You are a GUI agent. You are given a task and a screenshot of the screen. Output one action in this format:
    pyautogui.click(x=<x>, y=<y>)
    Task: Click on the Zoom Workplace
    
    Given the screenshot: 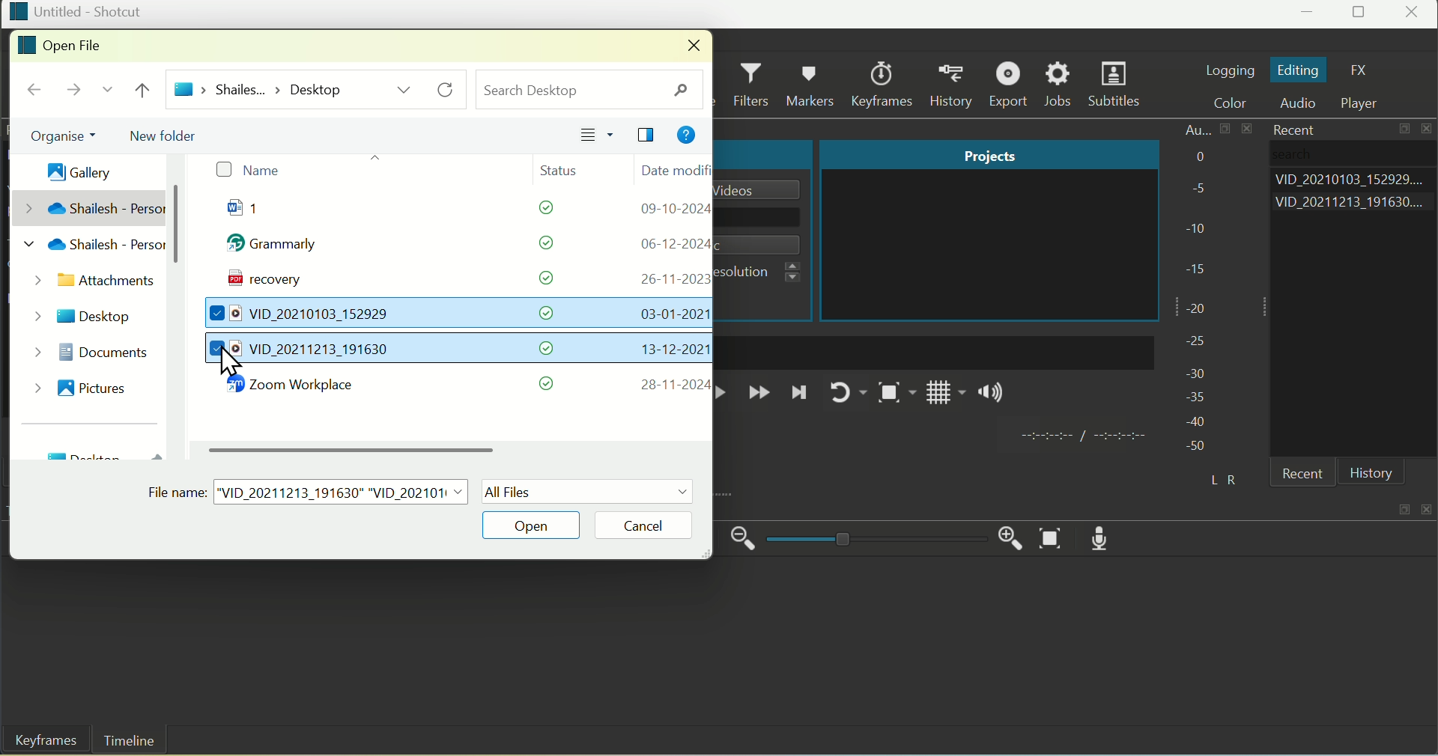 What is the action you would take?
    pyautogui.click(x=299, y=386)
    